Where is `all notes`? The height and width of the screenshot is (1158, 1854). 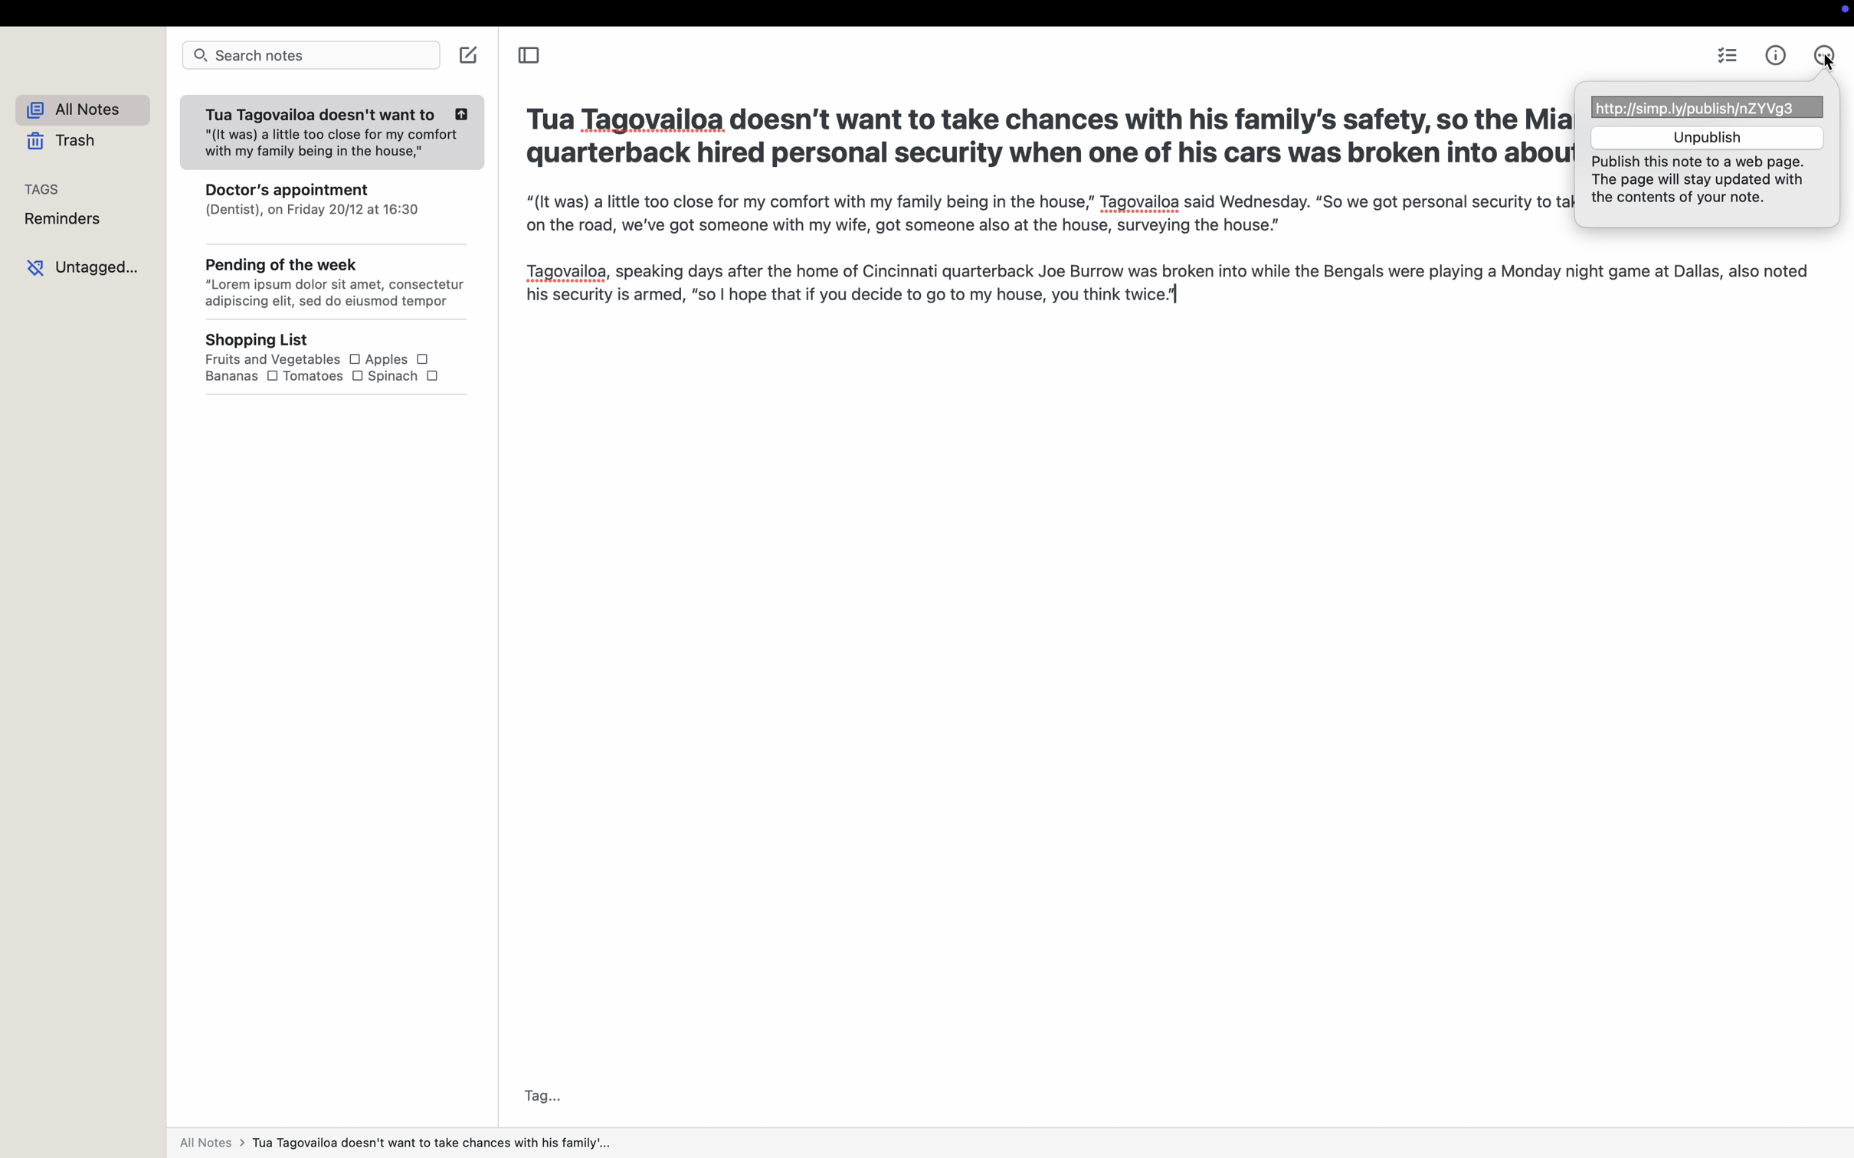
all notes is located at coordinates (89, 111).